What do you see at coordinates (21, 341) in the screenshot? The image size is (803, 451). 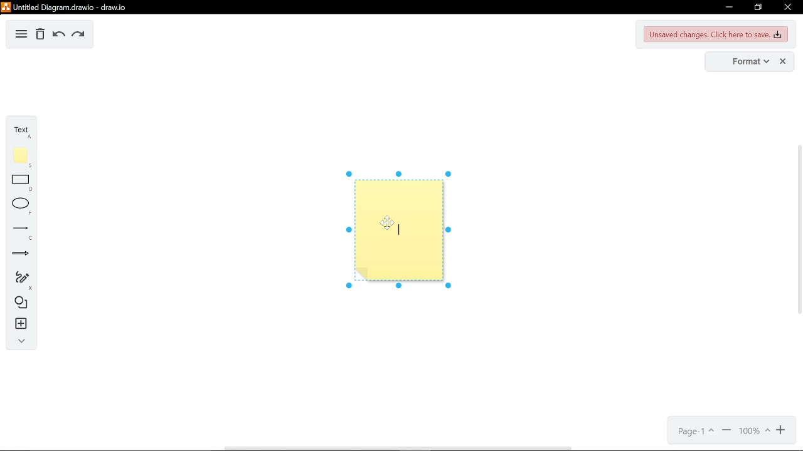 I see `collapse` at bounding box center [21, 341].